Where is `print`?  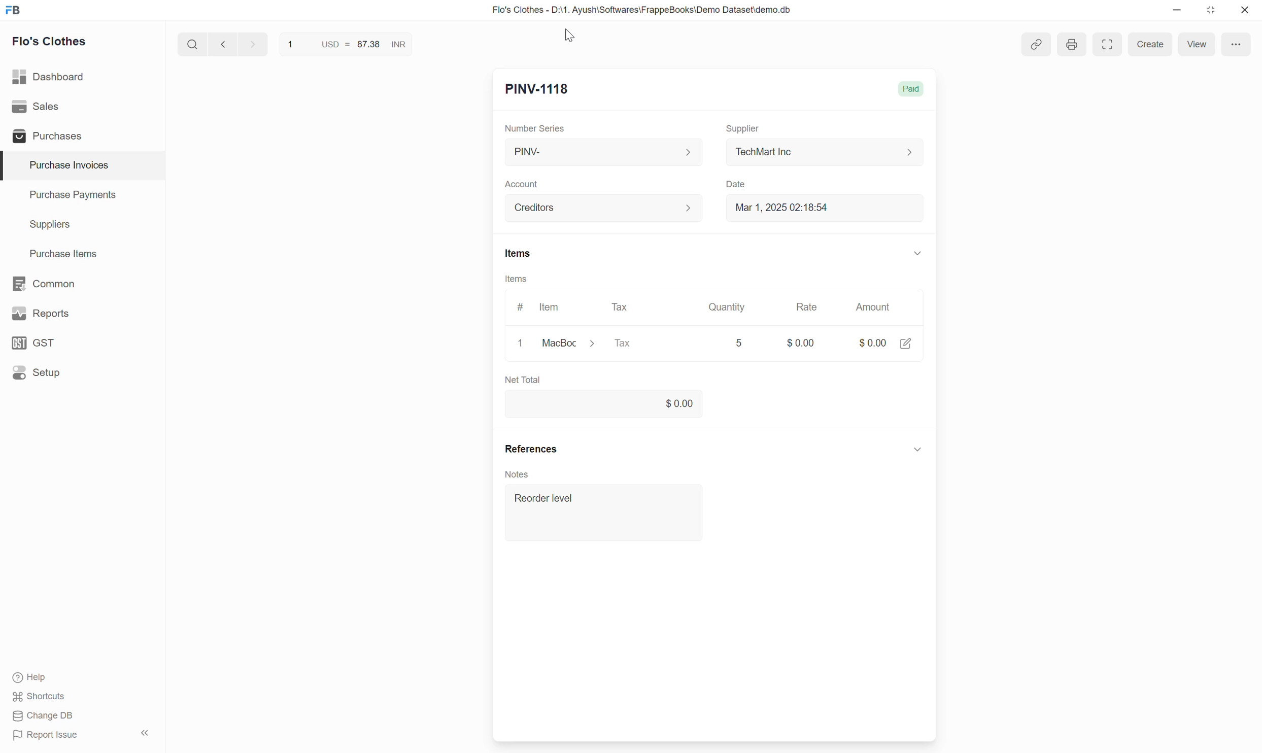 print is located at coordinates (1070, 44).